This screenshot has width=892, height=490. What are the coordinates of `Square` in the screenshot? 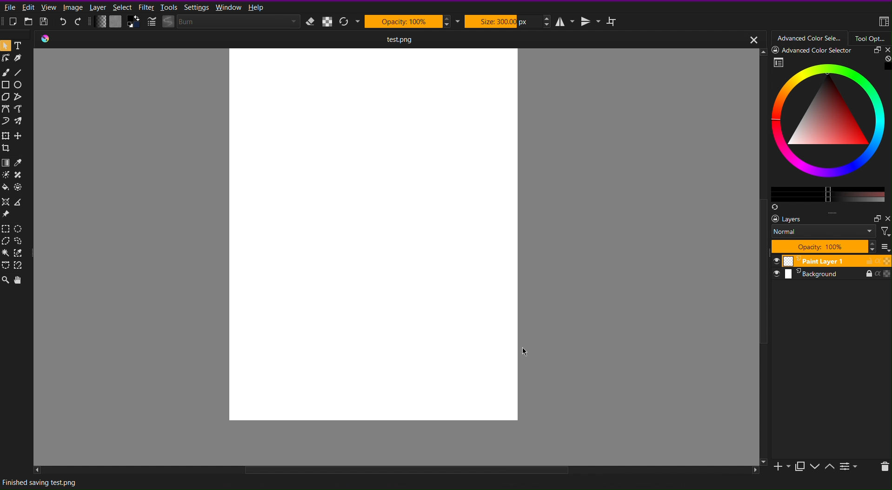 It's located at (7, 85).